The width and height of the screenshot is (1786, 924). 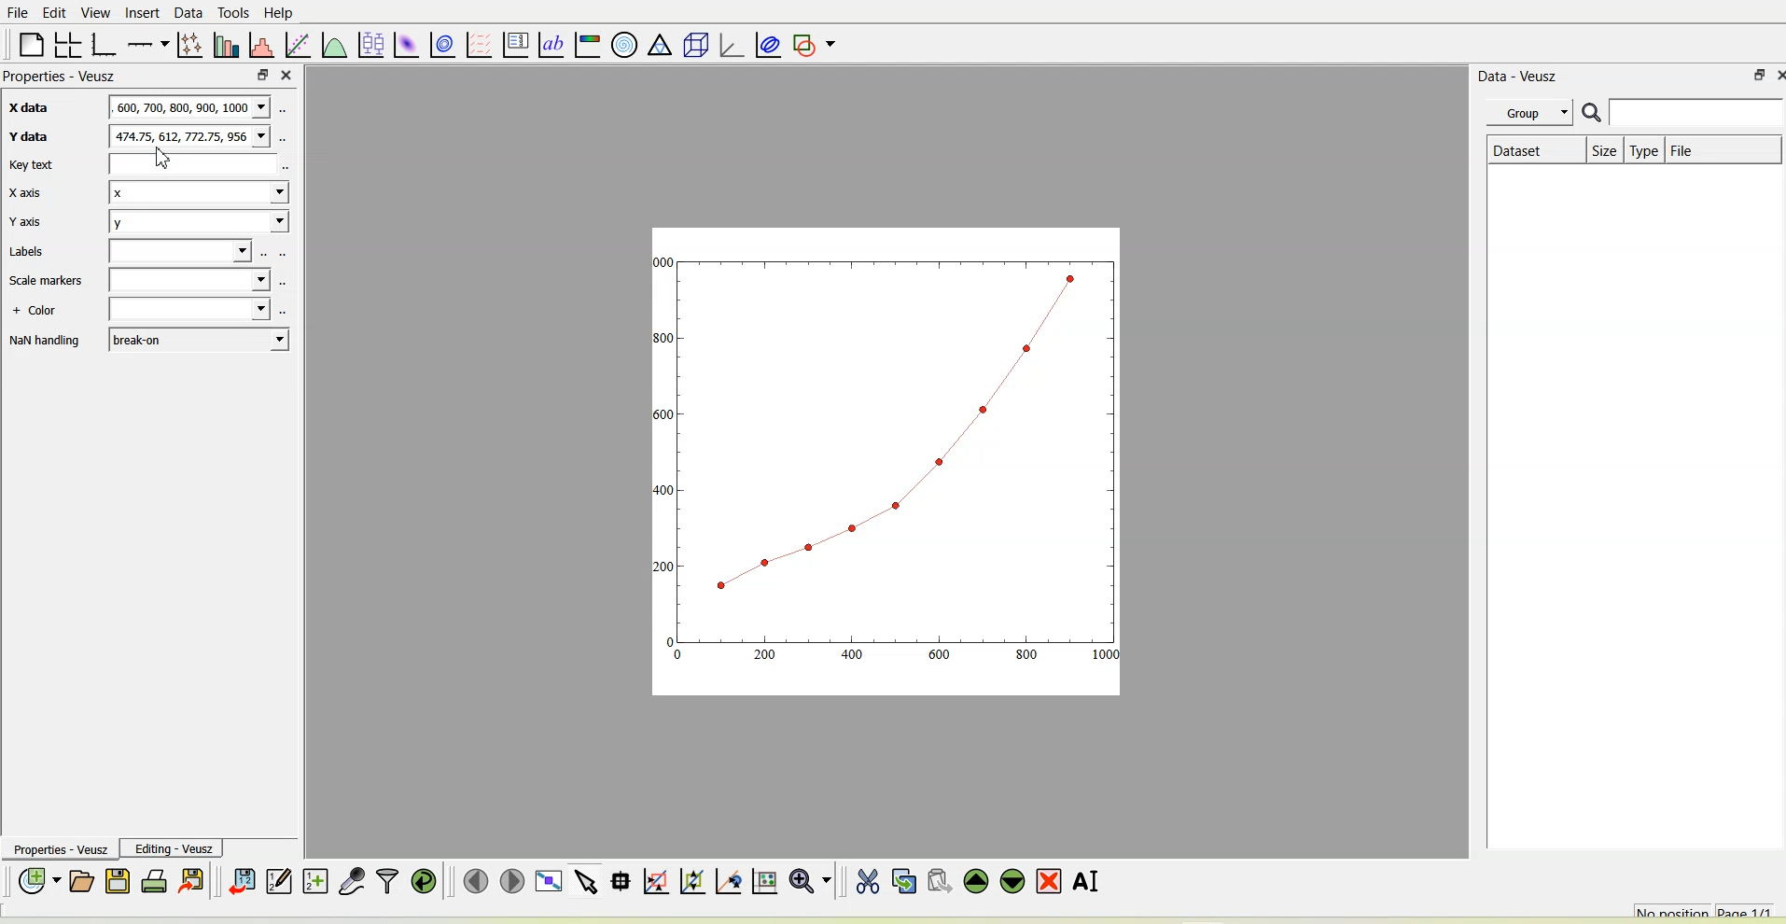 What do you see at coordinates (190, 308) in the screenshot?
I see `Blank` at bounding box center [190, 308].